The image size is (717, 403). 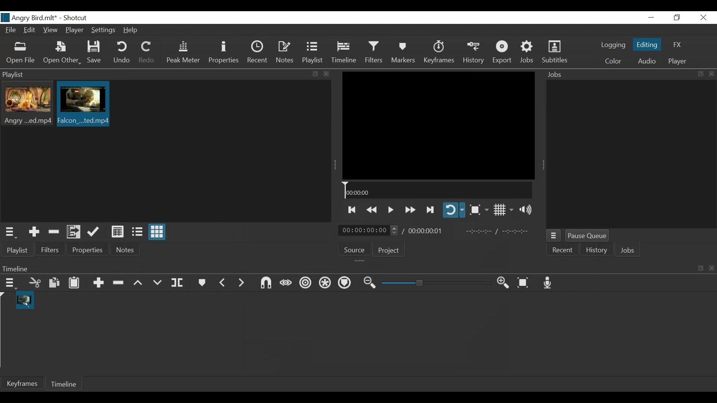 What do you see at coordinates (651, 18) in the screenshot?
I see `minimize` at bounding box center [651, 18].